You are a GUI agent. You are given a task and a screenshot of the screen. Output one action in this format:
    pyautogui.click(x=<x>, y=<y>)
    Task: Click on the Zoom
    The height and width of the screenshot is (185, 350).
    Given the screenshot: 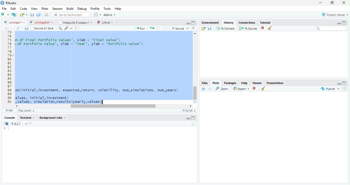 What is the action you would take?
    pyautogui.click(x=222, y=88)
    